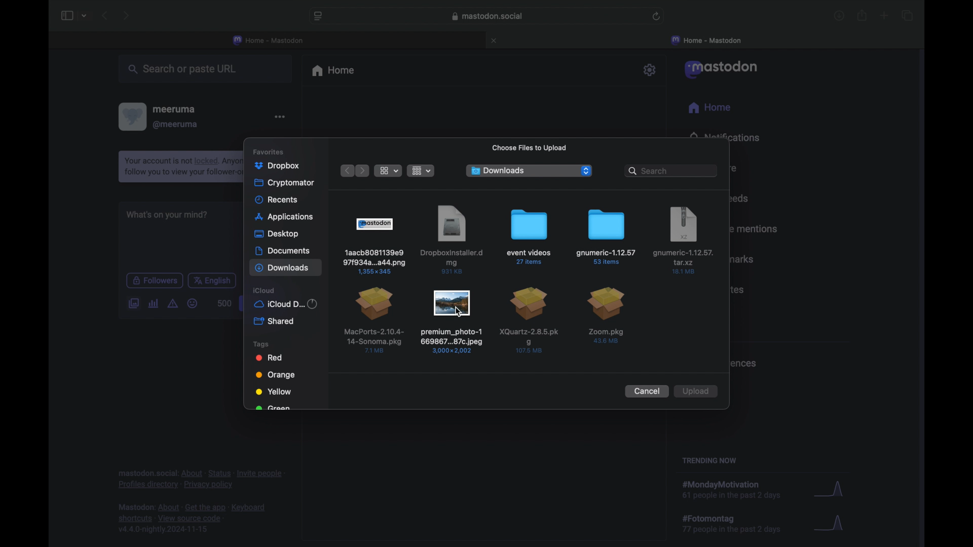 Image resolution: width=973 pixels, height=547 pixels. I want to click on favorites, so click(278, 149).